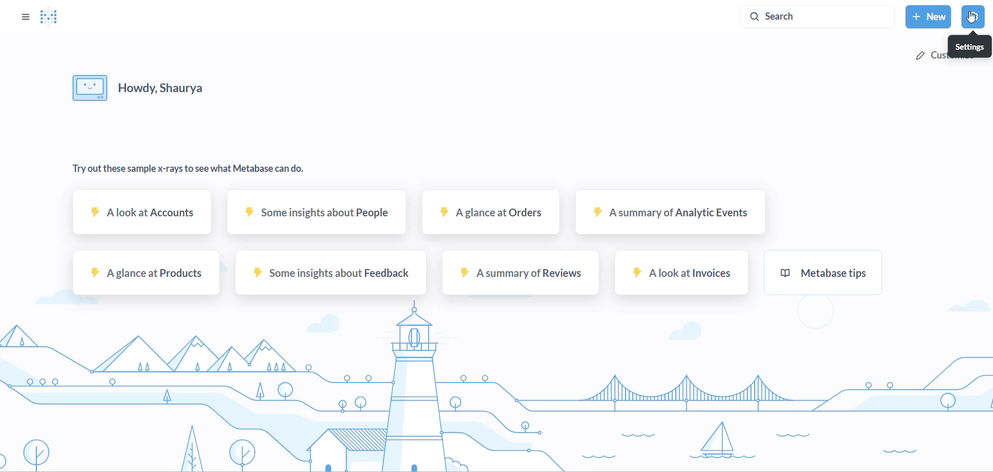 The height and width of the screenshot is (472, 993). I want to click on , so click(929, 18).